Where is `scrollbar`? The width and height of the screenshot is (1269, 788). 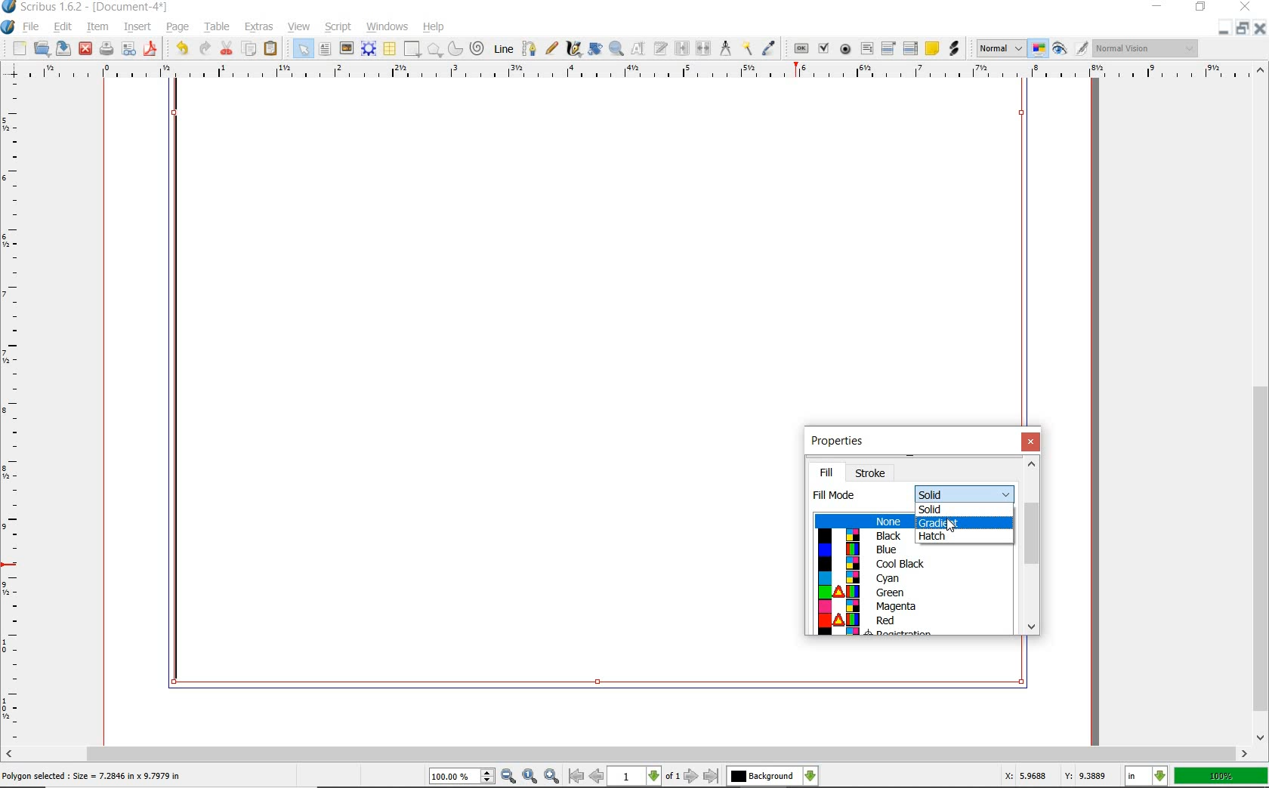
scrollbar is located at coordinates (1260, 404).